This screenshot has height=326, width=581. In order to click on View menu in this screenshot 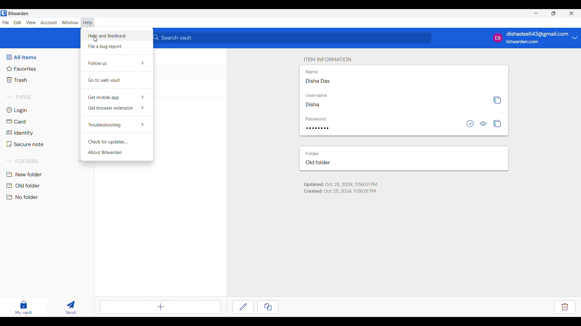, I will do `click(31, 22)`.